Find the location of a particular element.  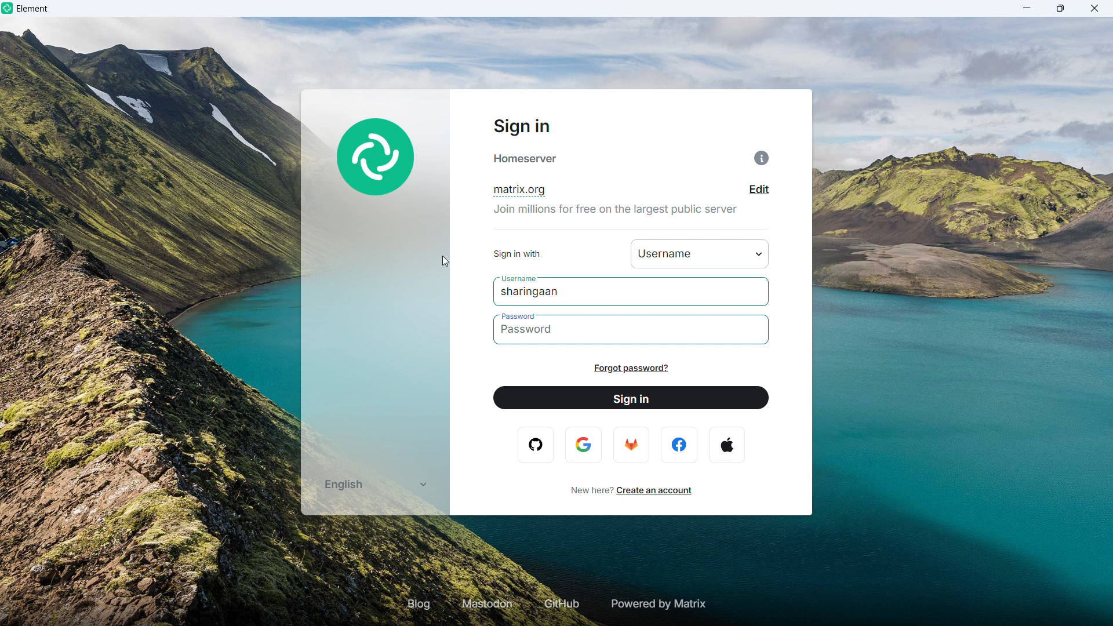

close  is located at coordinates (1094, 8).